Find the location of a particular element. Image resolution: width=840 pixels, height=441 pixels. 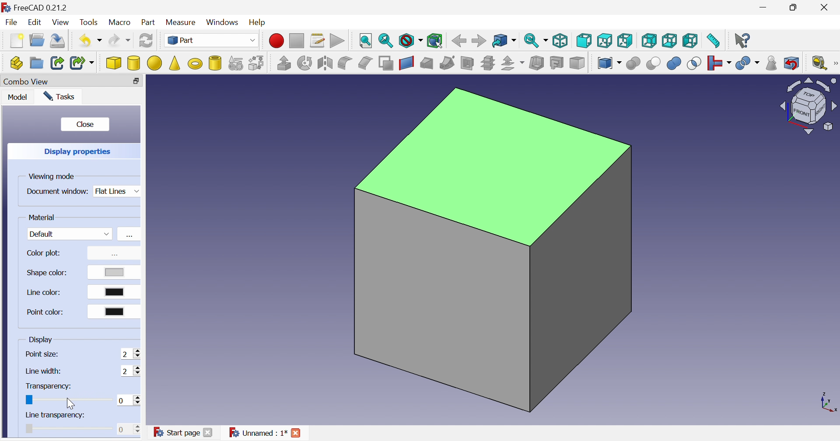

Cut is located at coordinates (655, 64).